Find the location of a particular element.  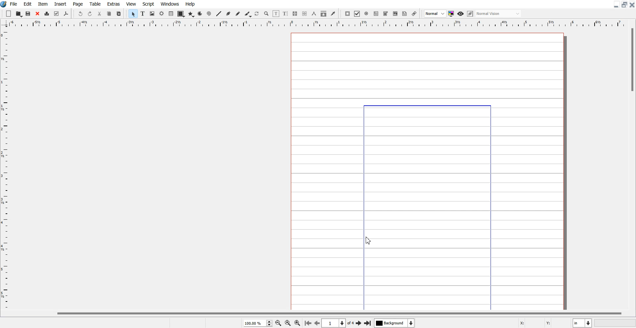

Arc is located at coordinates (200, 14).